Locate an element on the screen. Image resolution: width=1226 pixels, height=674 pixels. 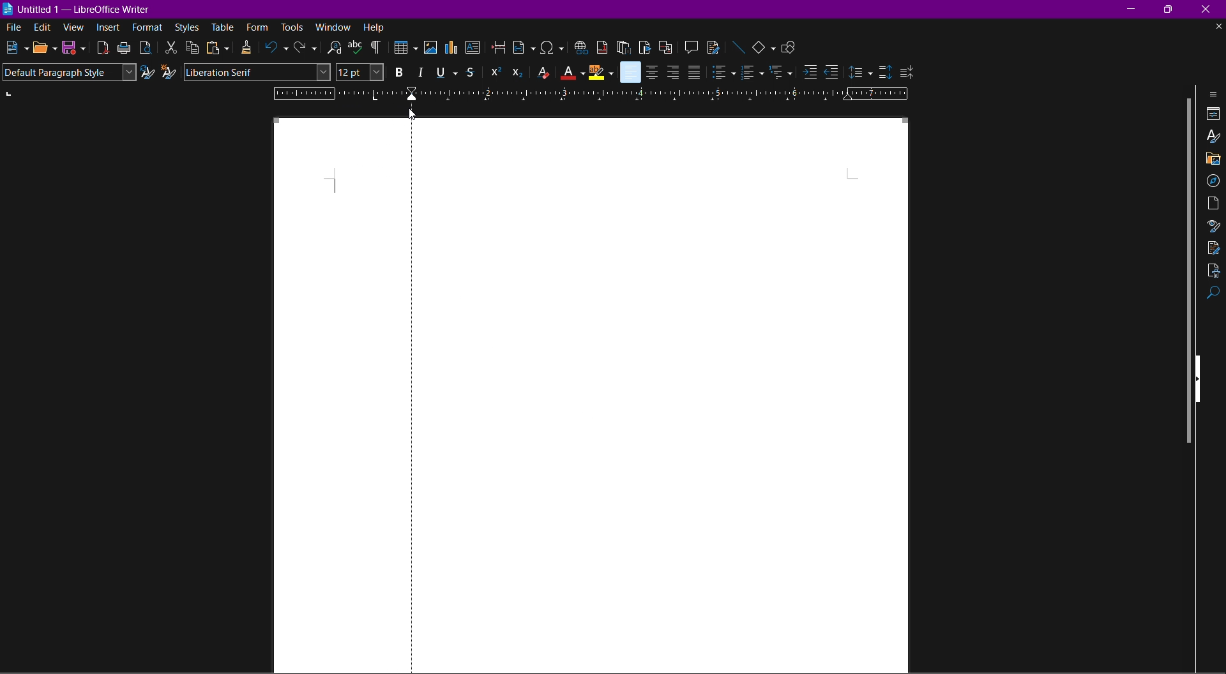
Properties is located at coordinates (1214, 115).